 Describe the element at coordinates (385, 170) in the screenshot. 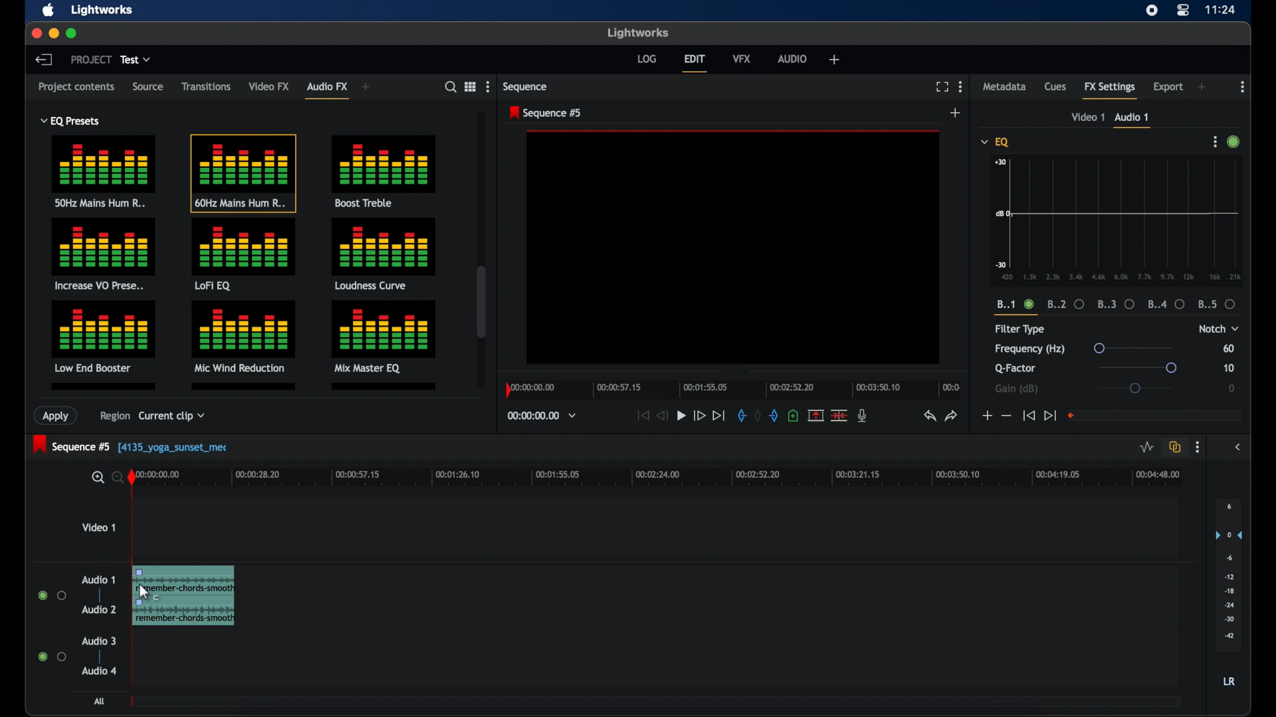

I see `boost treble` at that location.